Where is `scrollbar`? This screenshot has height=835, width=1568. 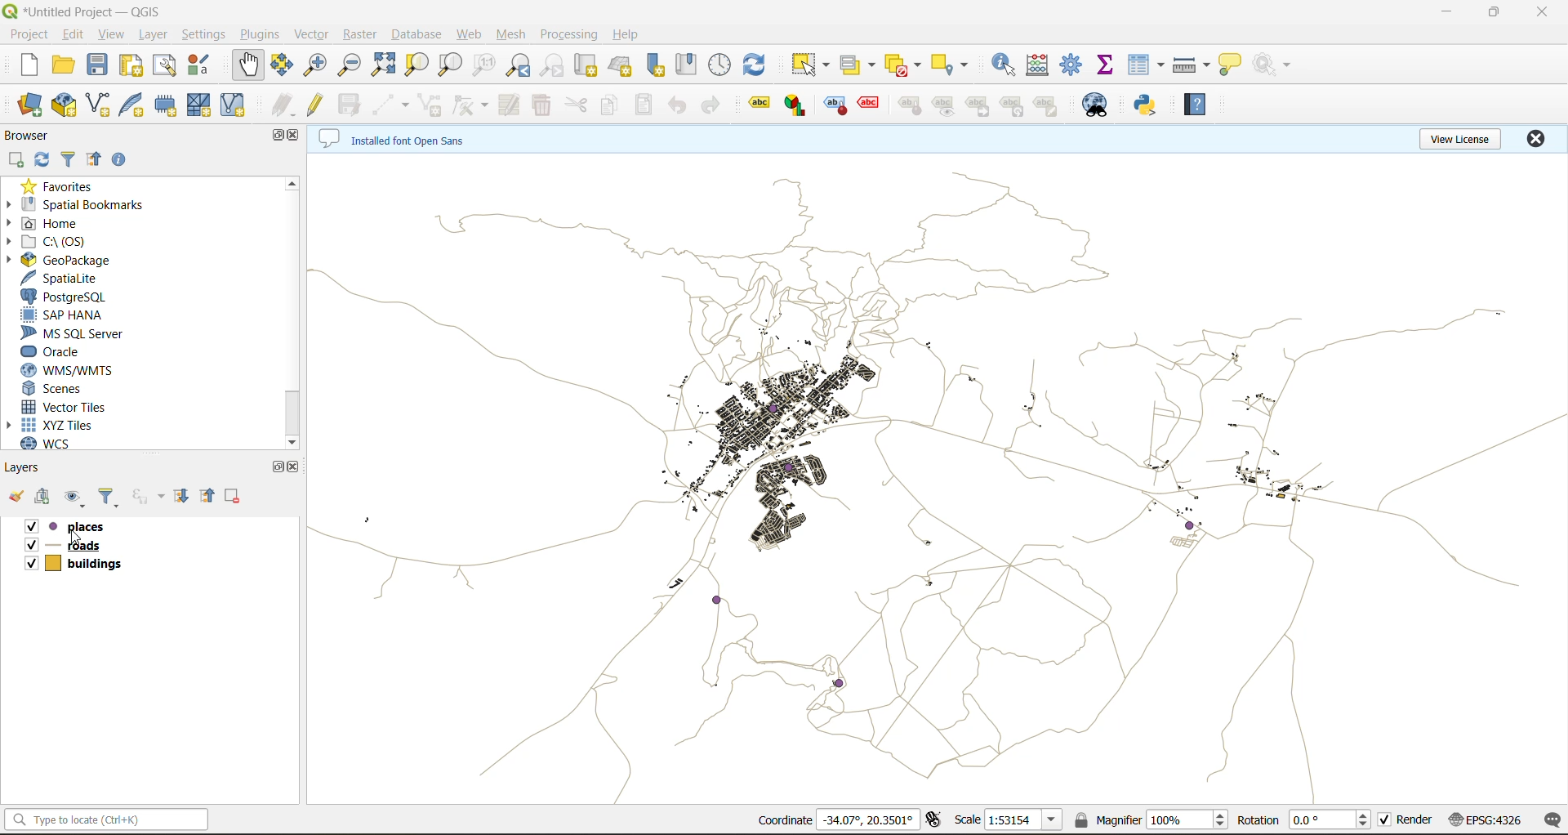 scrollbar is located at coordinates (293, 415).